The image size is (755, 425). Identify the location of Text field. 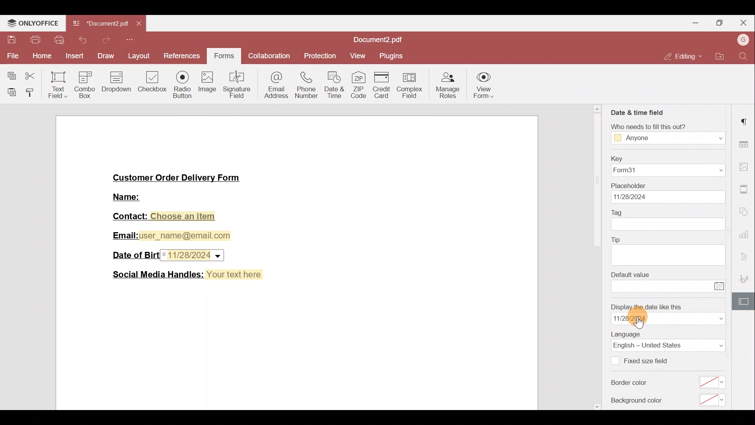
(57, 85).